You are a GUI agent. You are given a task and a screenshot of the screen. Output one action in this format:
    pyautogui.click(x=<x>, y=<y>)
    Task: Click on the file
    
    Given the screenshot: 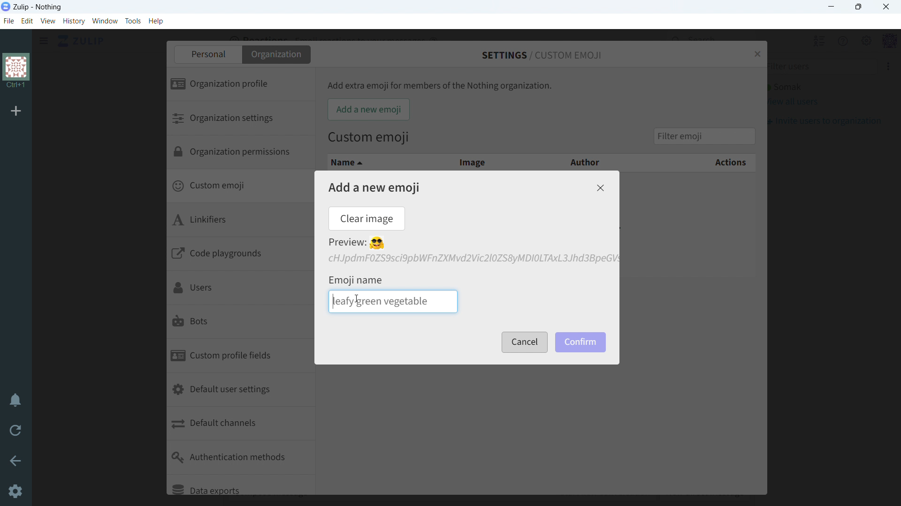 What is the action you would take?
    pyautogui.click(x=8, y=21)
    